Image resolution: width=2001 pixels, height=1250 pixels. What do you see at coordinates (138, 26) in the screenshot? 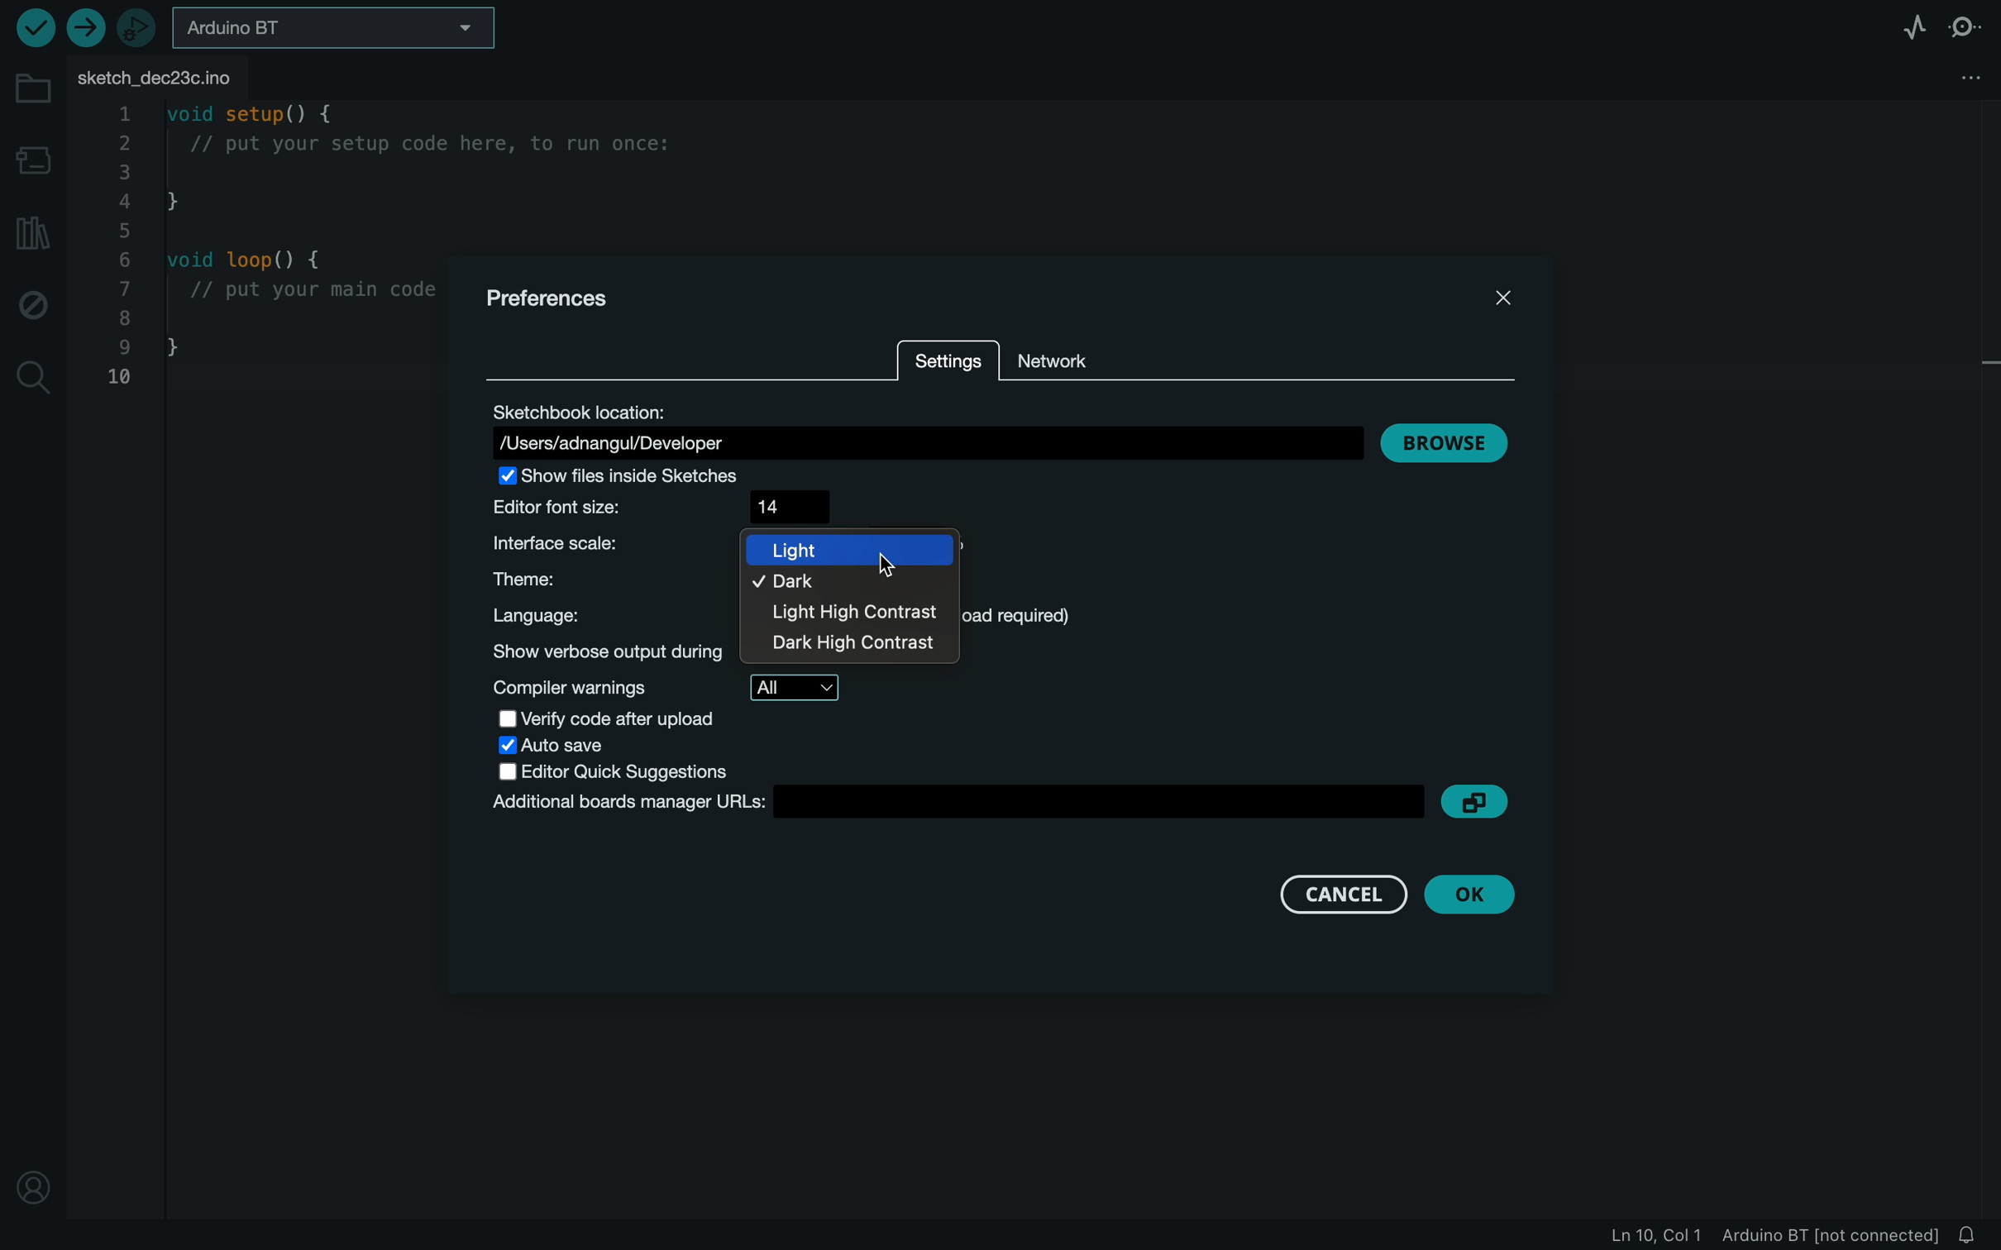
I see `debugger` at bounding box center [138, 26].